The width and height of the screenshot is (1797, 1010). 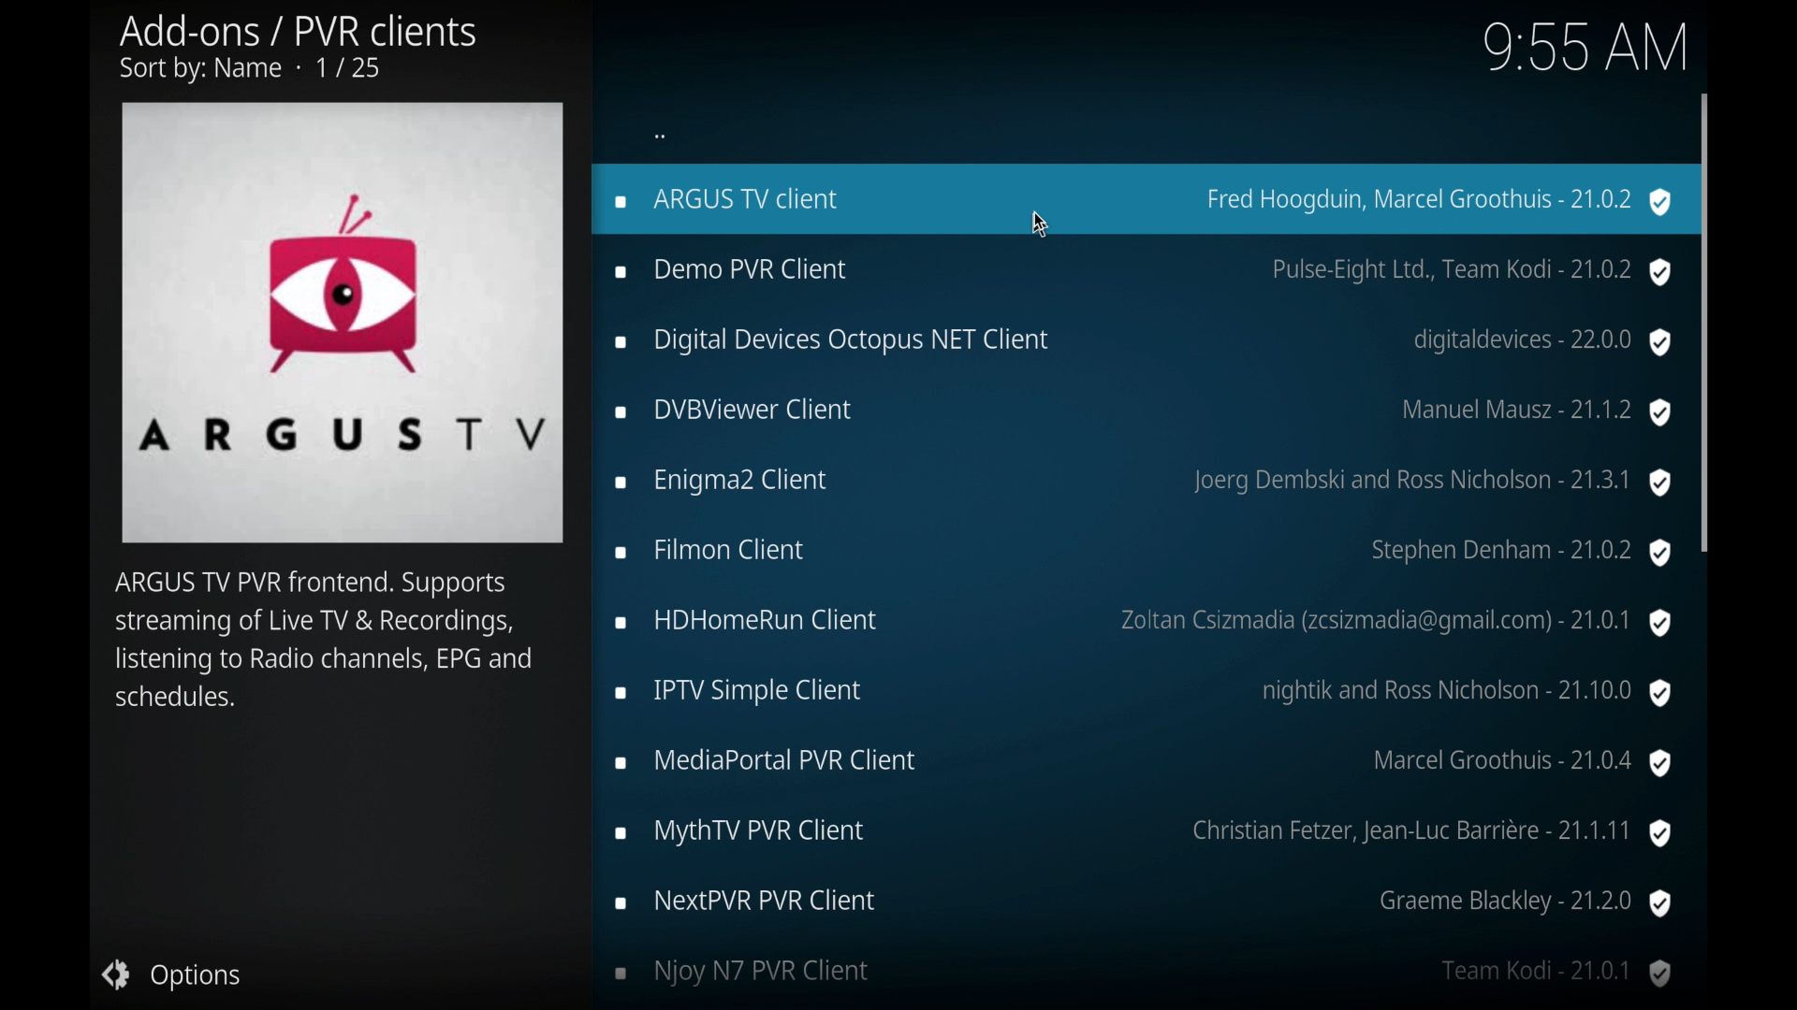 What do you see at coordinates (1146, 624) in the screenshot?
I see `hdhomerun` at bounding box center [1146, 624].